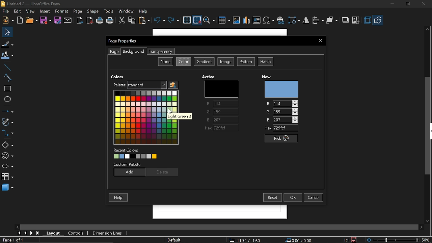 This screenshot has height=243, width=432. I want to click on Crop, so click(356, 21).